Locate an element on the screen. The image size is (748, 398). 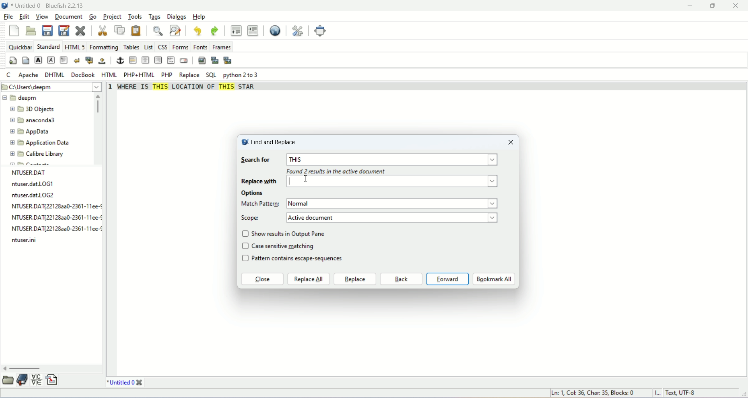
NTUSER.DAT is located at coordinates (30, 172).